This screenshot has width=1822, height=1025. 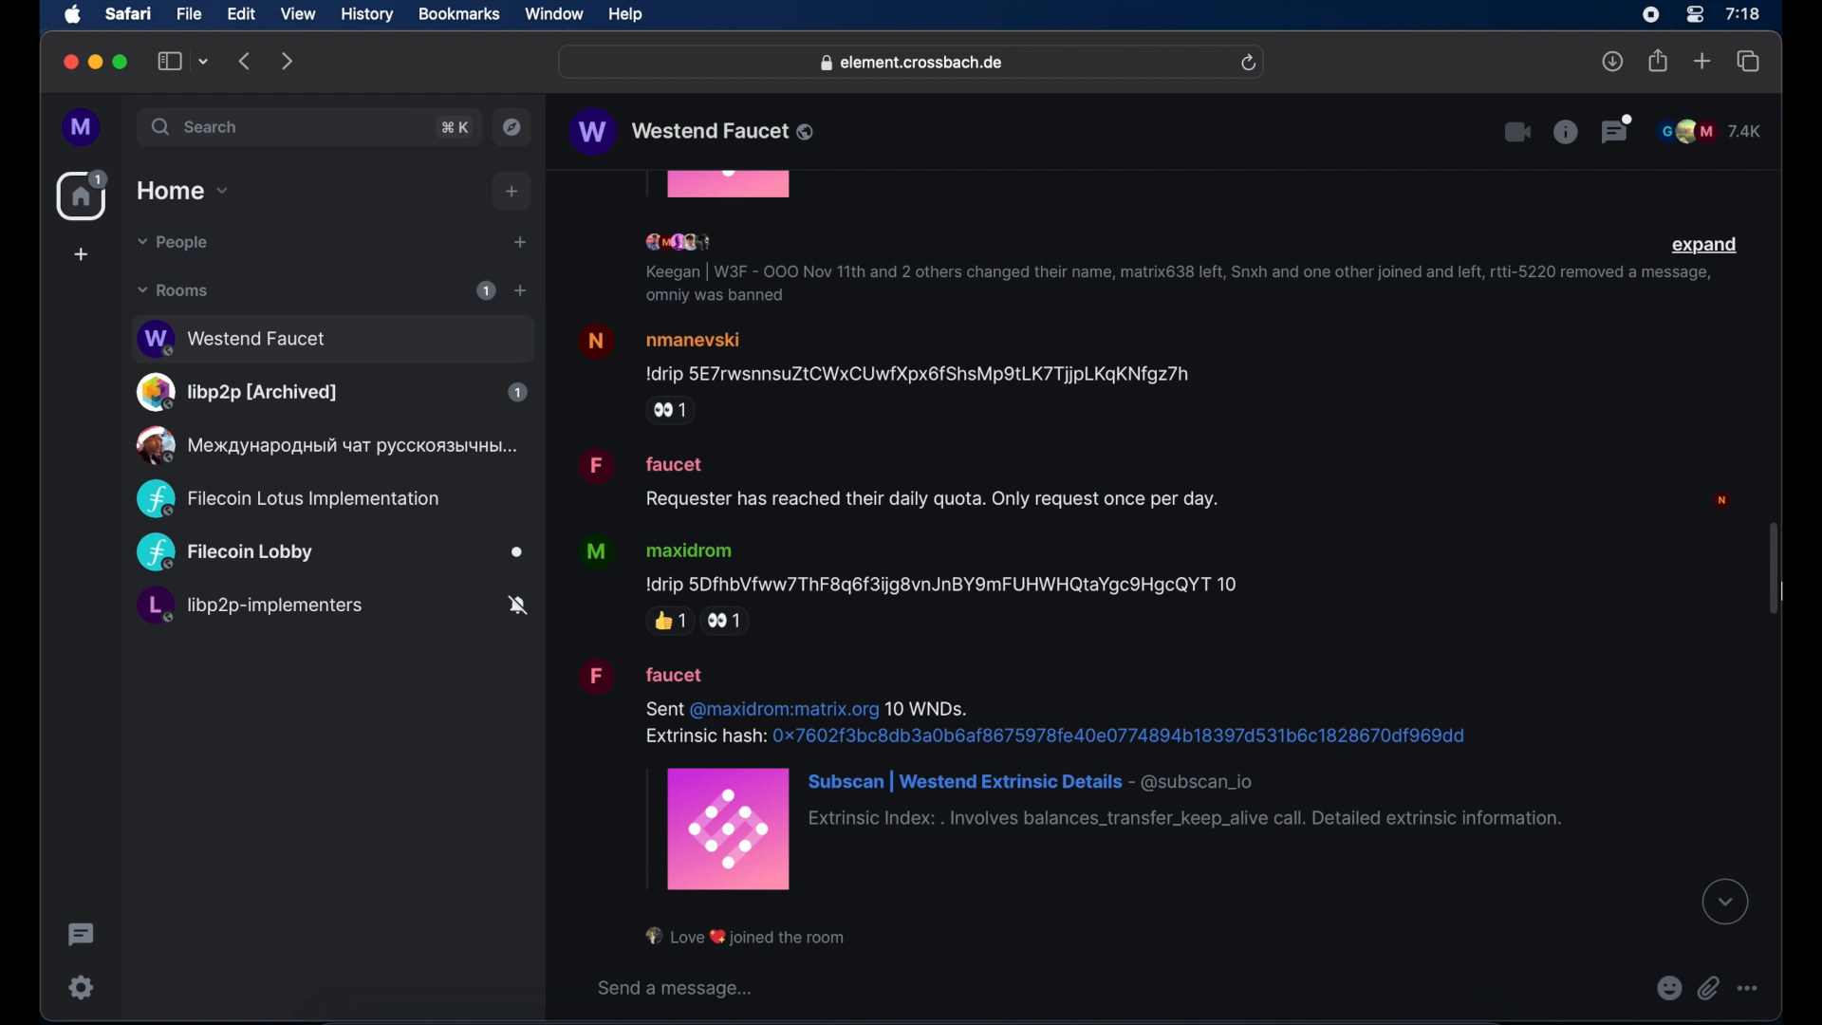 What do you see at coordinates (297, 14) in the screenshot?
I see `view` at bounding box center [297, 14].